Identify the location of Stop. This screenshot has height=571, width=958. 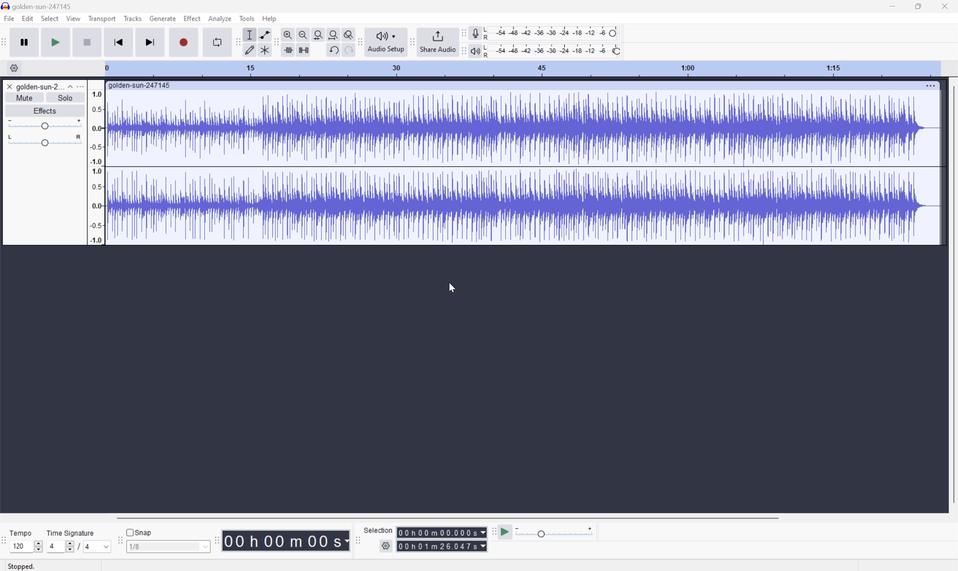
(86, 42).